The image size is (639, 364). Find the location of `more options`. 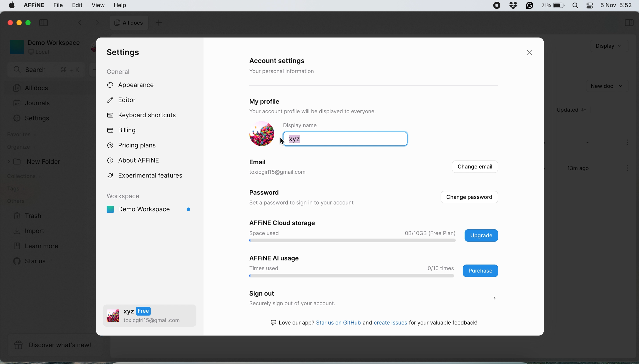

more options is located at coordinates (628, 169).